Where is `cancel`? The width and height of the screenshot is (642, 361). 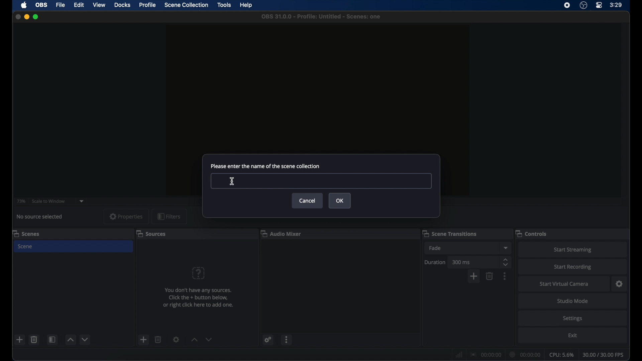
cancel is located at coordinates (307, 201).